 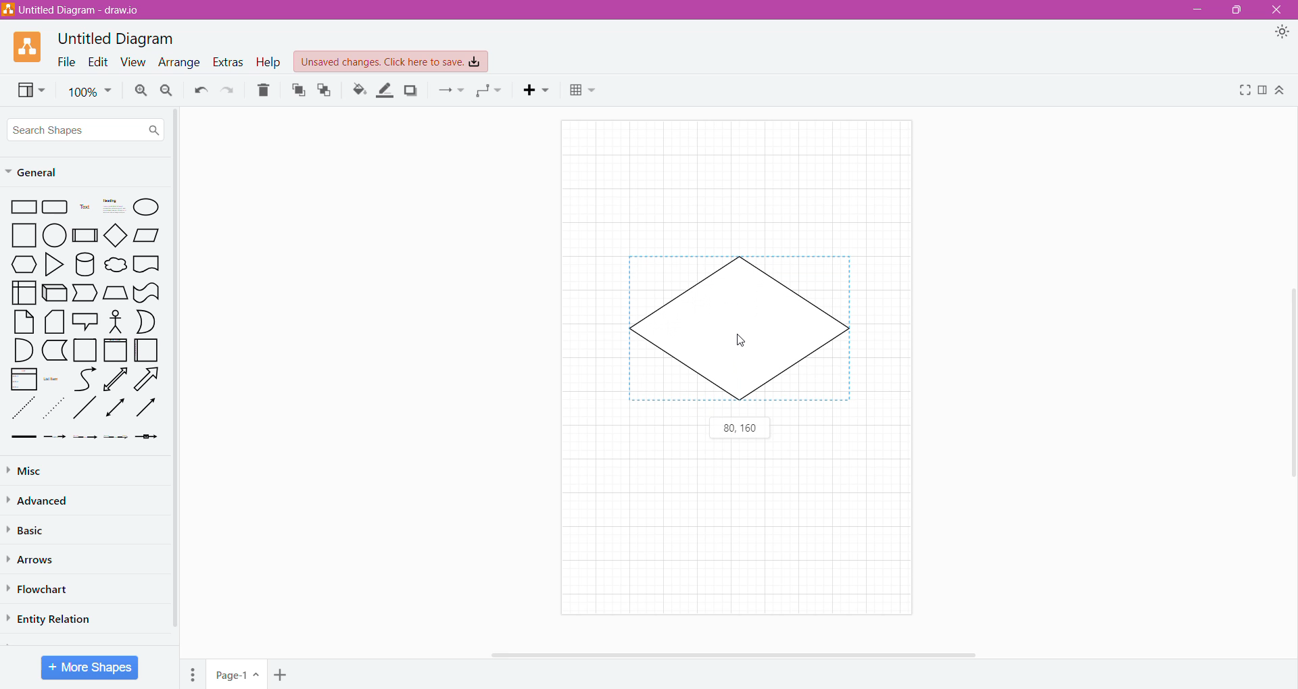 What do you see at coordinates (24, 235) in the screenshot?
I see `Square` at bounding box center [24, 235].